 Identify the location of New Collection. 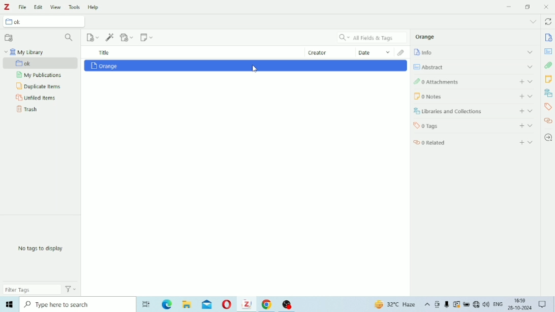
(9, 38).